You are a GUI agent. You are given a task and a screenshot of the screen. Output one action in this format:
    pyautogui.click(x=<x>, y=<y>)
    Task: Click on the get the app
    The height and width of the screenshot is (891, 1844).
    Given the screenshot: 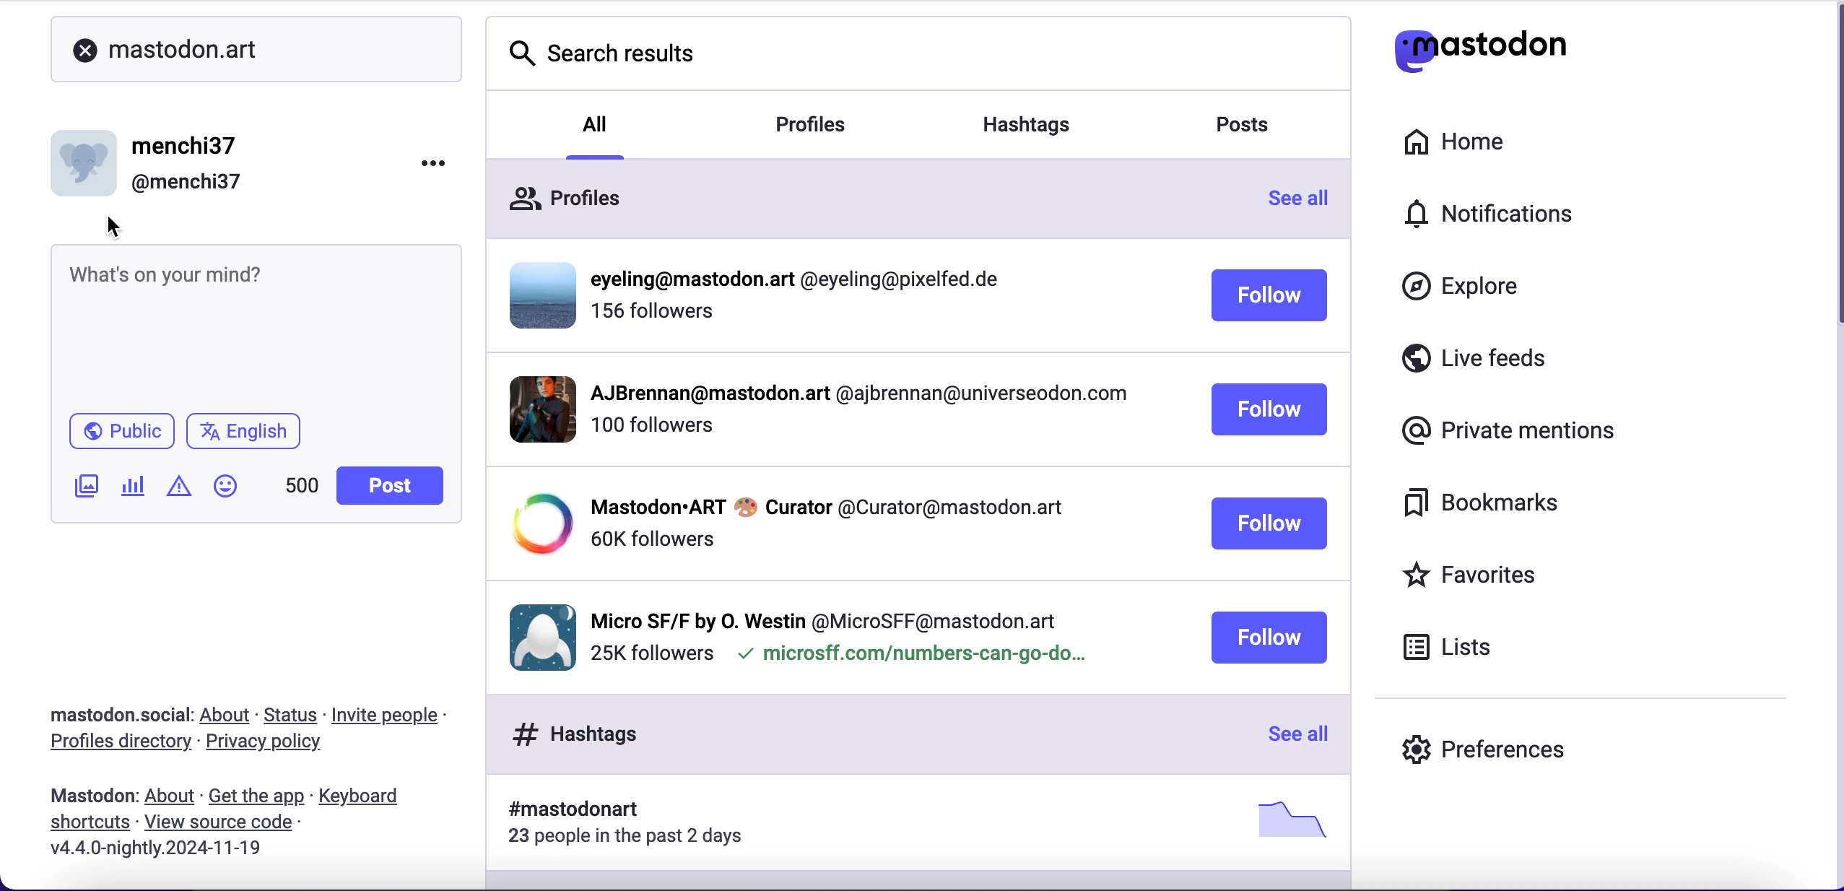 What is the action you would take?
    pyautogui.click(x=256, y=797)
    